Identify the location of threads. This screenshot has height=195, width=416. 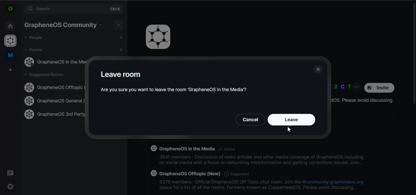
(10, 173).